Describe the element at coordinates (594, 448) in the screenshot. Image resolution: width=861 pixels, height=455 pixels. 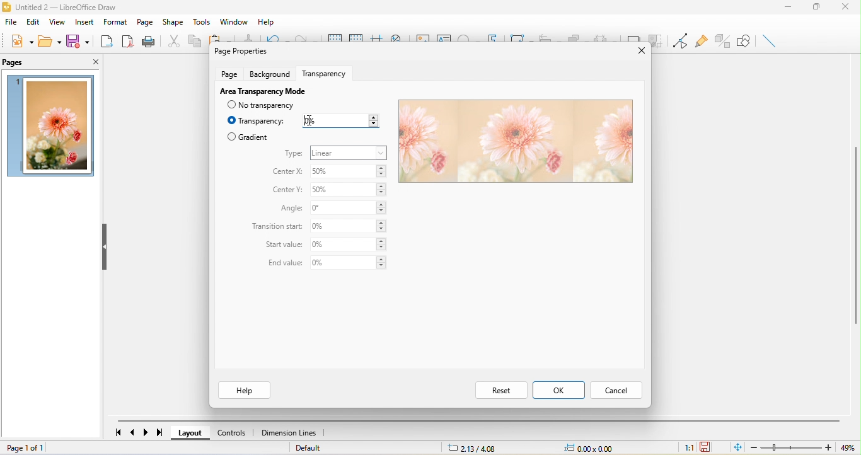
I see `0.00x0.00` at that location.